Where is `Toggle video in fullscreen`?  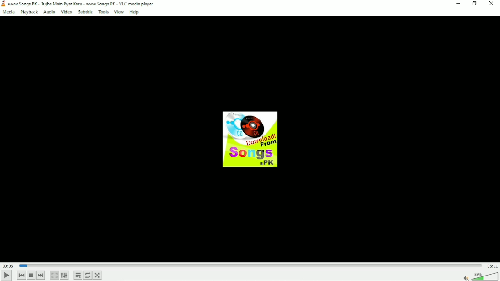 Toggle video in fullscreen is located at coordinates (54, 275).